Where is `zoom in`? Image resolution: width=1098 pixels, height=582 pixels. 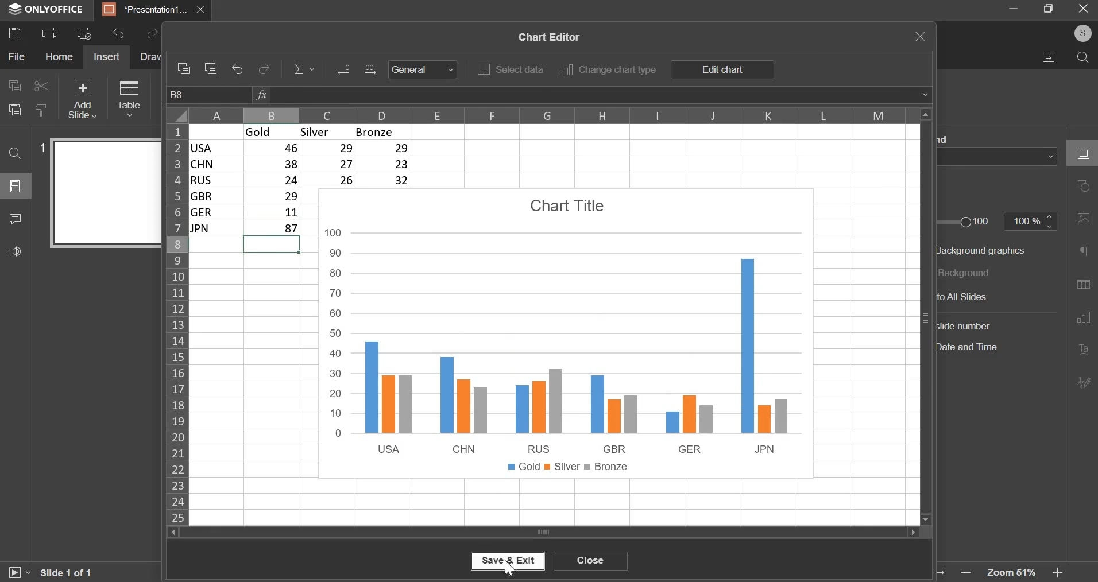 zoom in is located at coordinates (1058, 573).